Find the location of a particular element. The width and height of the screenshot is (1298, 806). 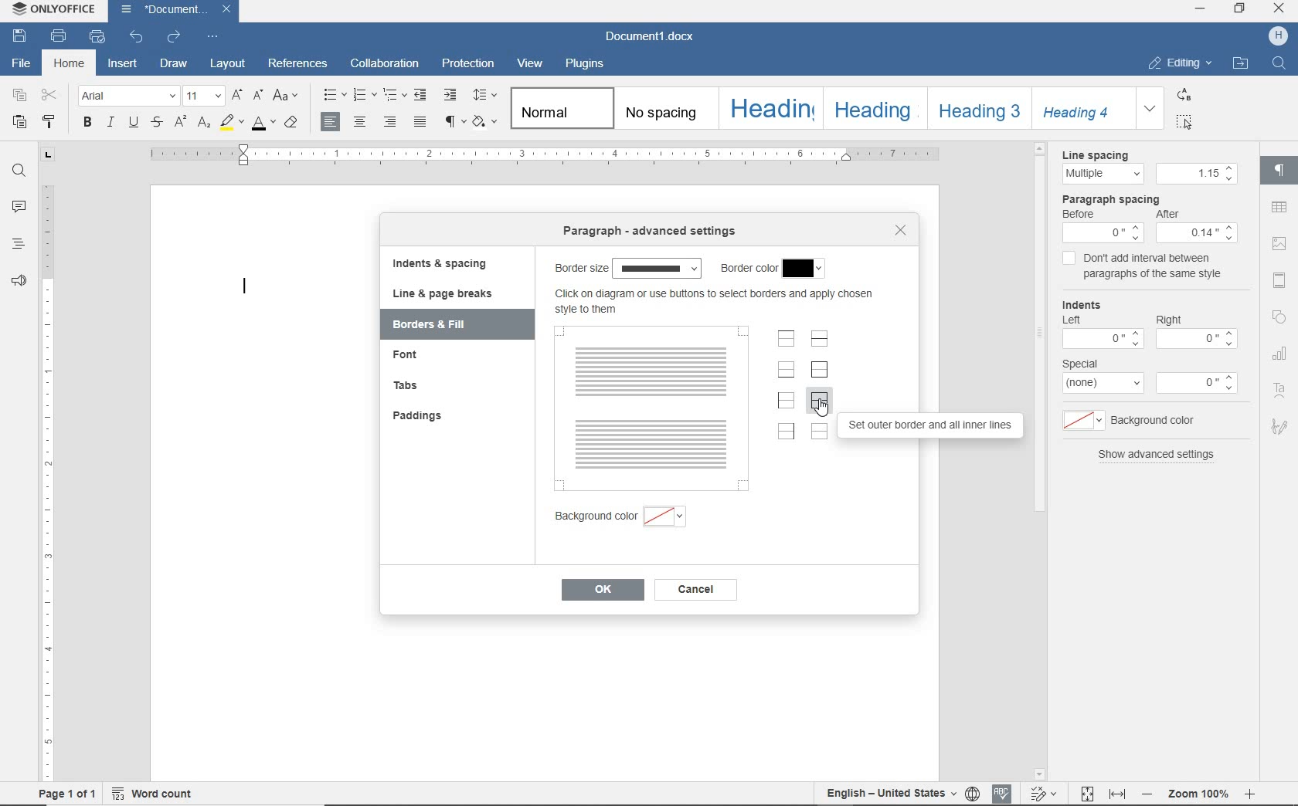

preview border selection is located at coordinates (657, 409).